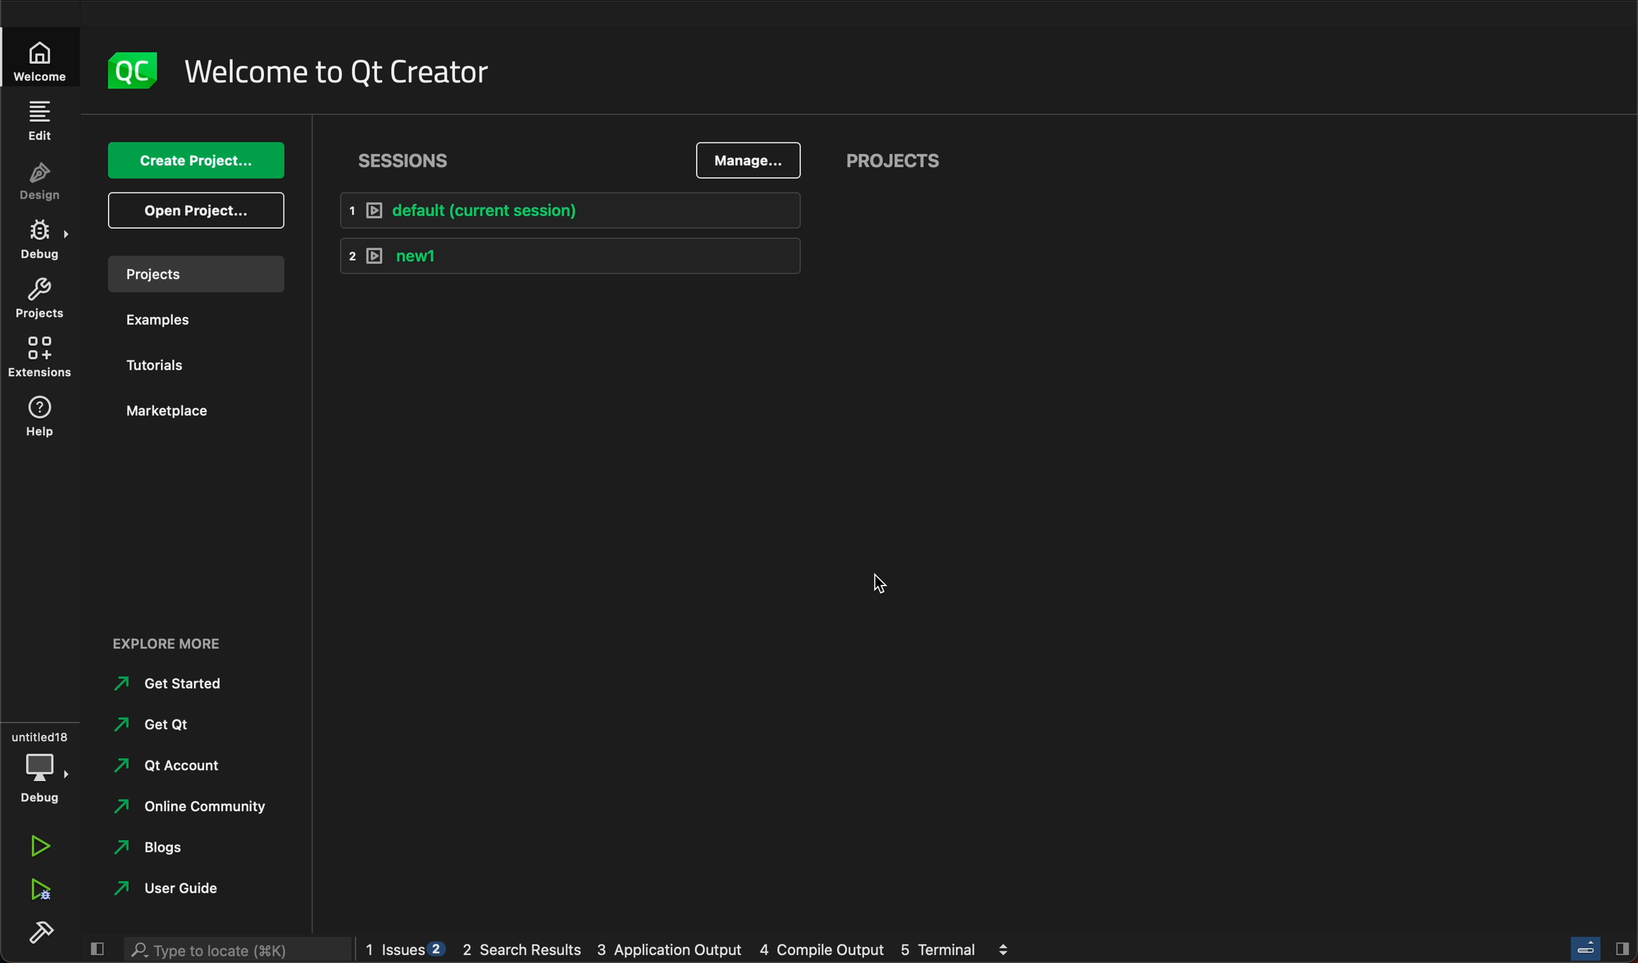  I want to click on run debug, so click(38, 891).